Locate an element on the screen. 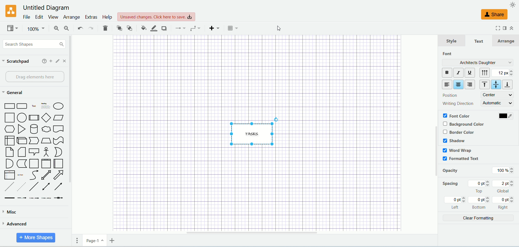 This screenshot has width=519, height=247. Horizantal Container is located at coordinates (59, 164).